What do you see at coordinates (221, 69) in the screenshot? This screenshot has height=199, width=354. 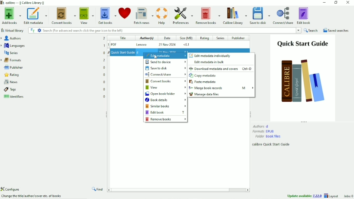 I see `Download metadata and covers` at bounding box center [221, 69].